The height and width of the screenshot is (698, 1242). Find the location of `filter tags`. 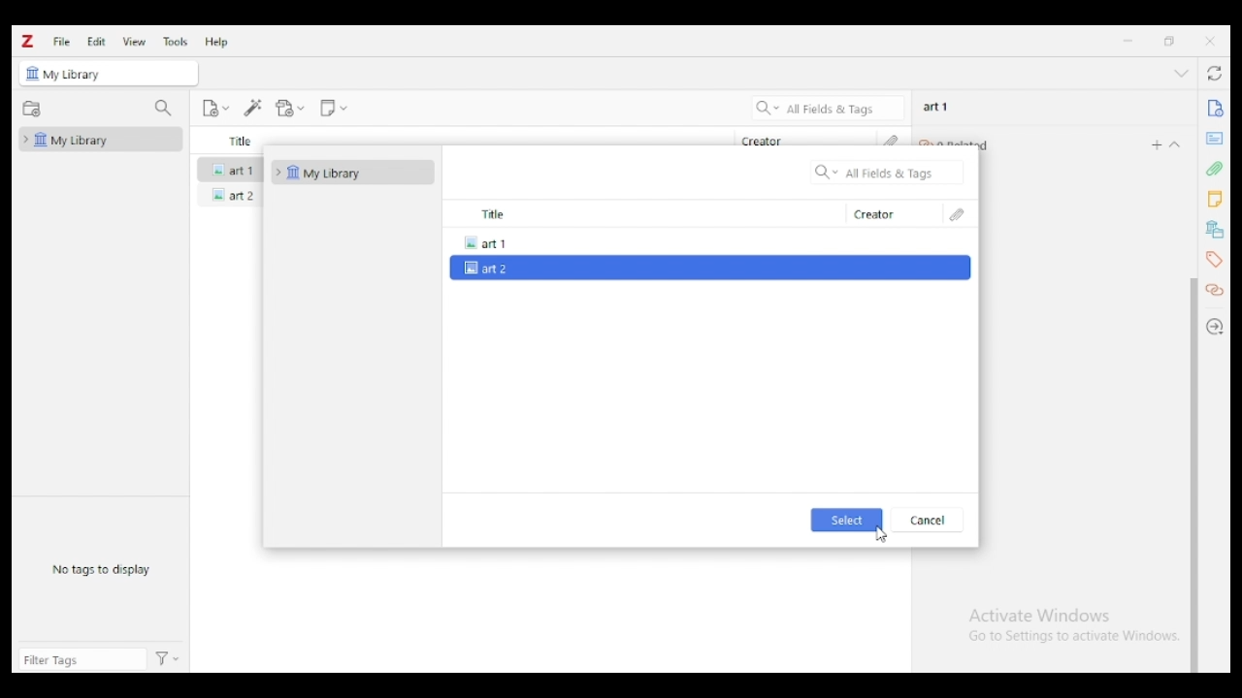

filter tags is located at coordinates (82, 659).